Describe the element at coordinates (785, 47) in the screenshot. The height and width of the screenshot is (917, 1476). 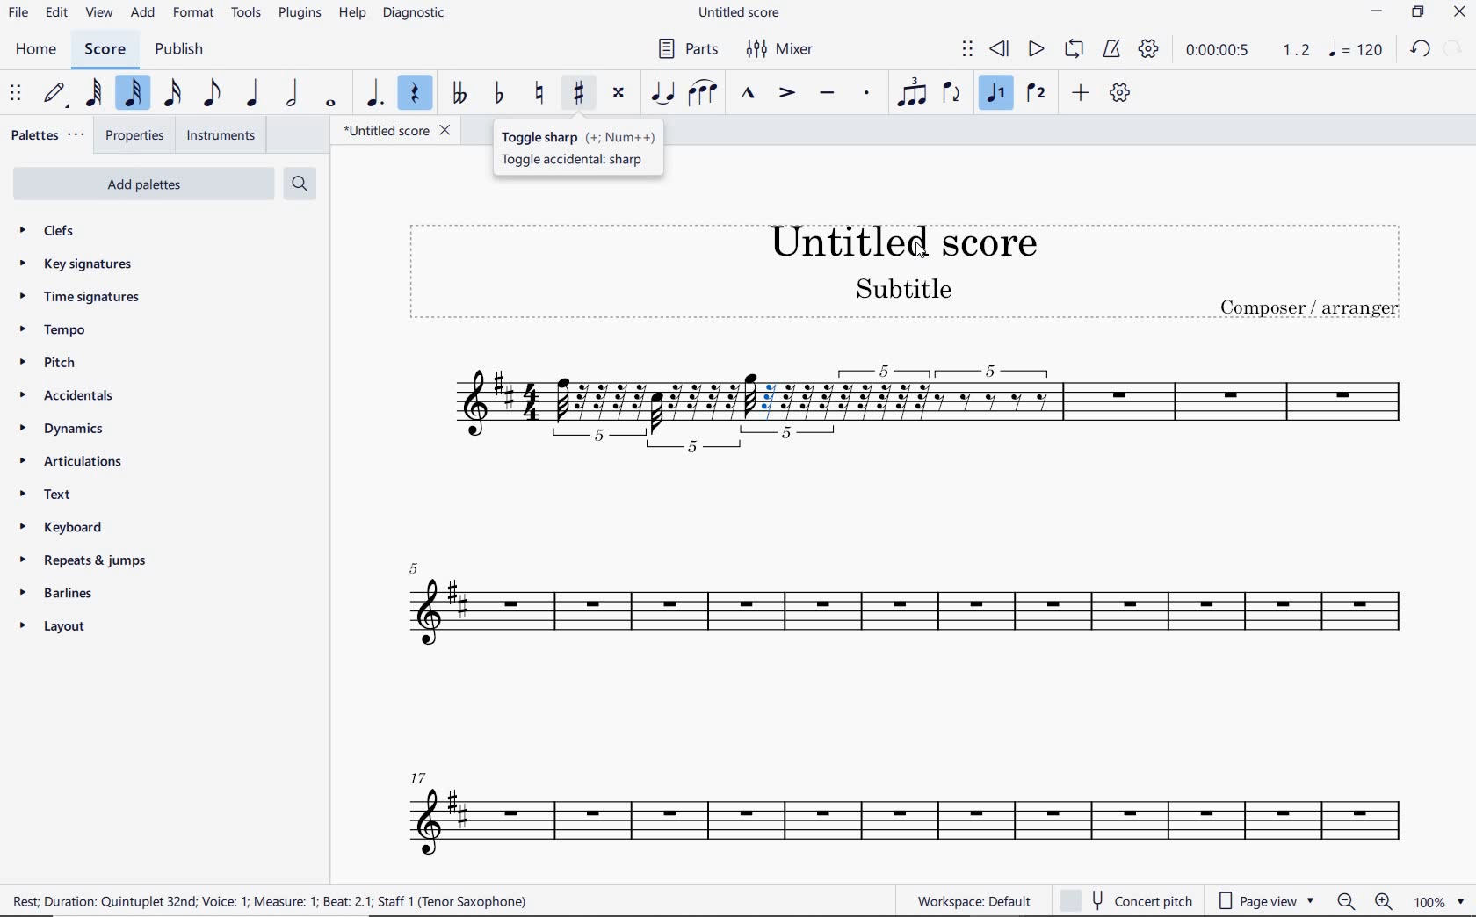
I see `MIXER` at that location.